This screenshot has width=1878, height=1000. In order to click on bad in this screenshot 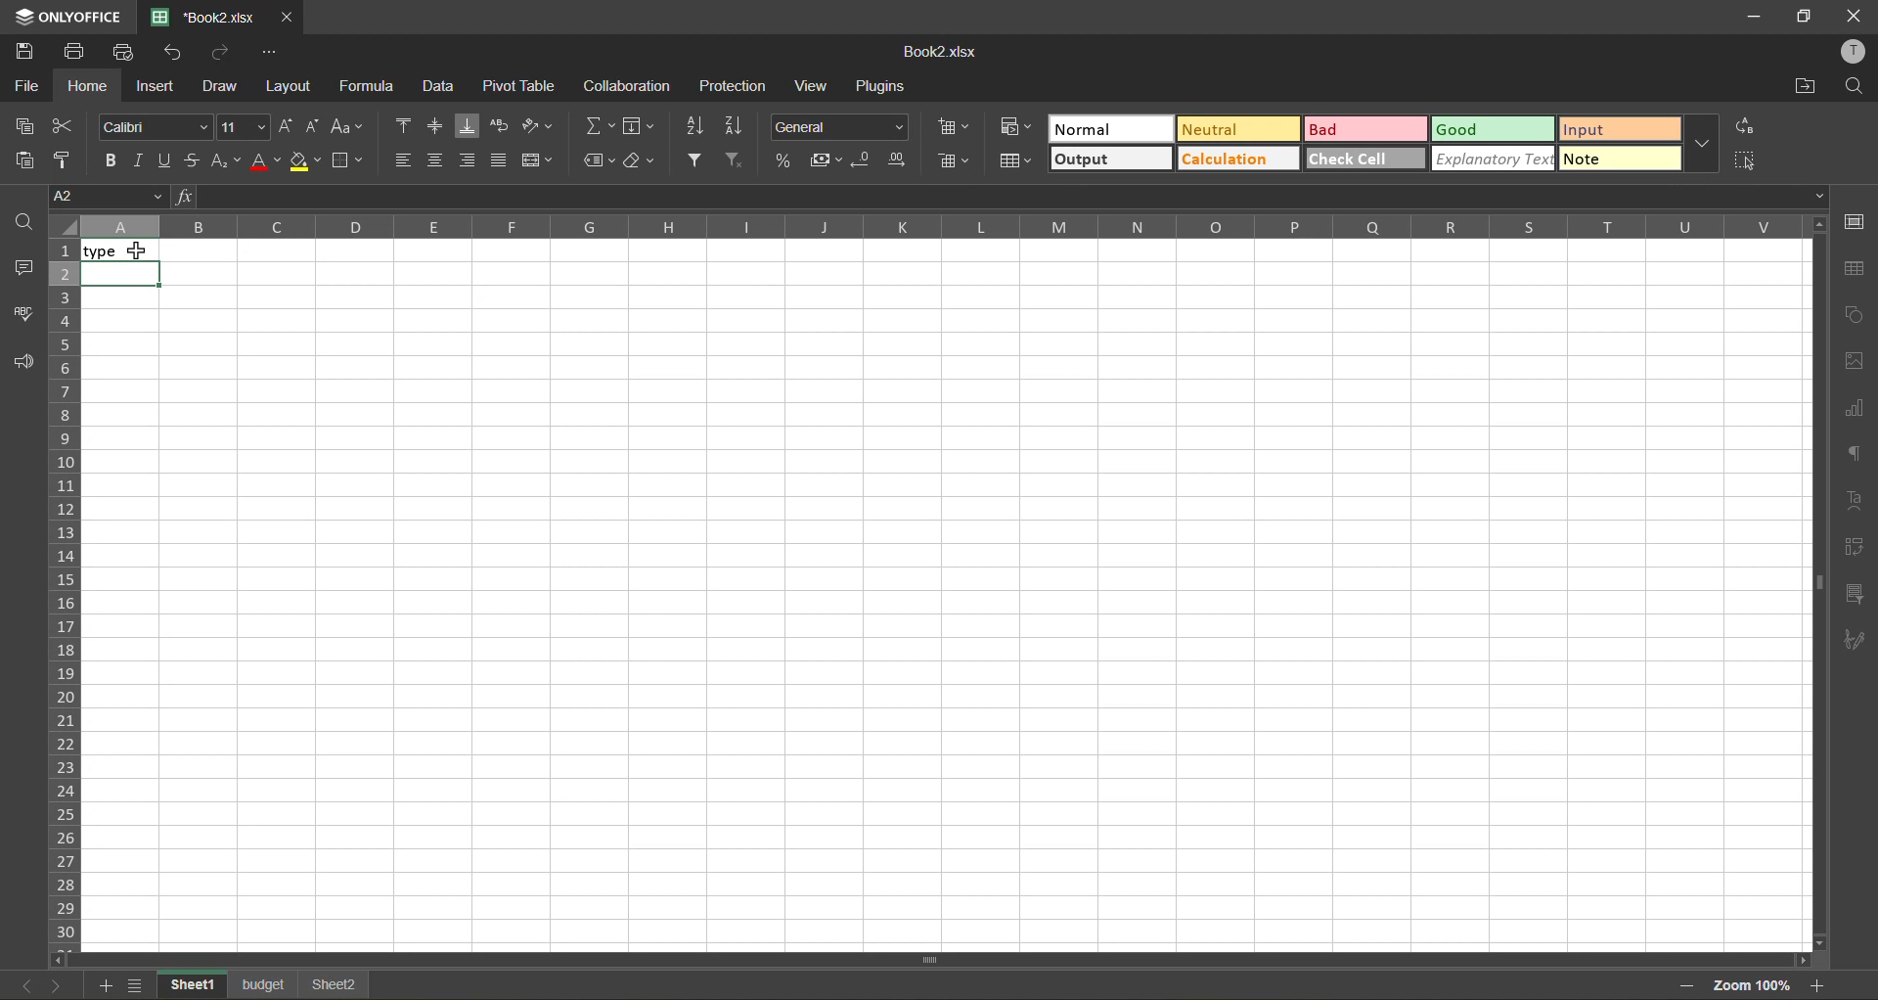, I will do `click(1366, 129)`.